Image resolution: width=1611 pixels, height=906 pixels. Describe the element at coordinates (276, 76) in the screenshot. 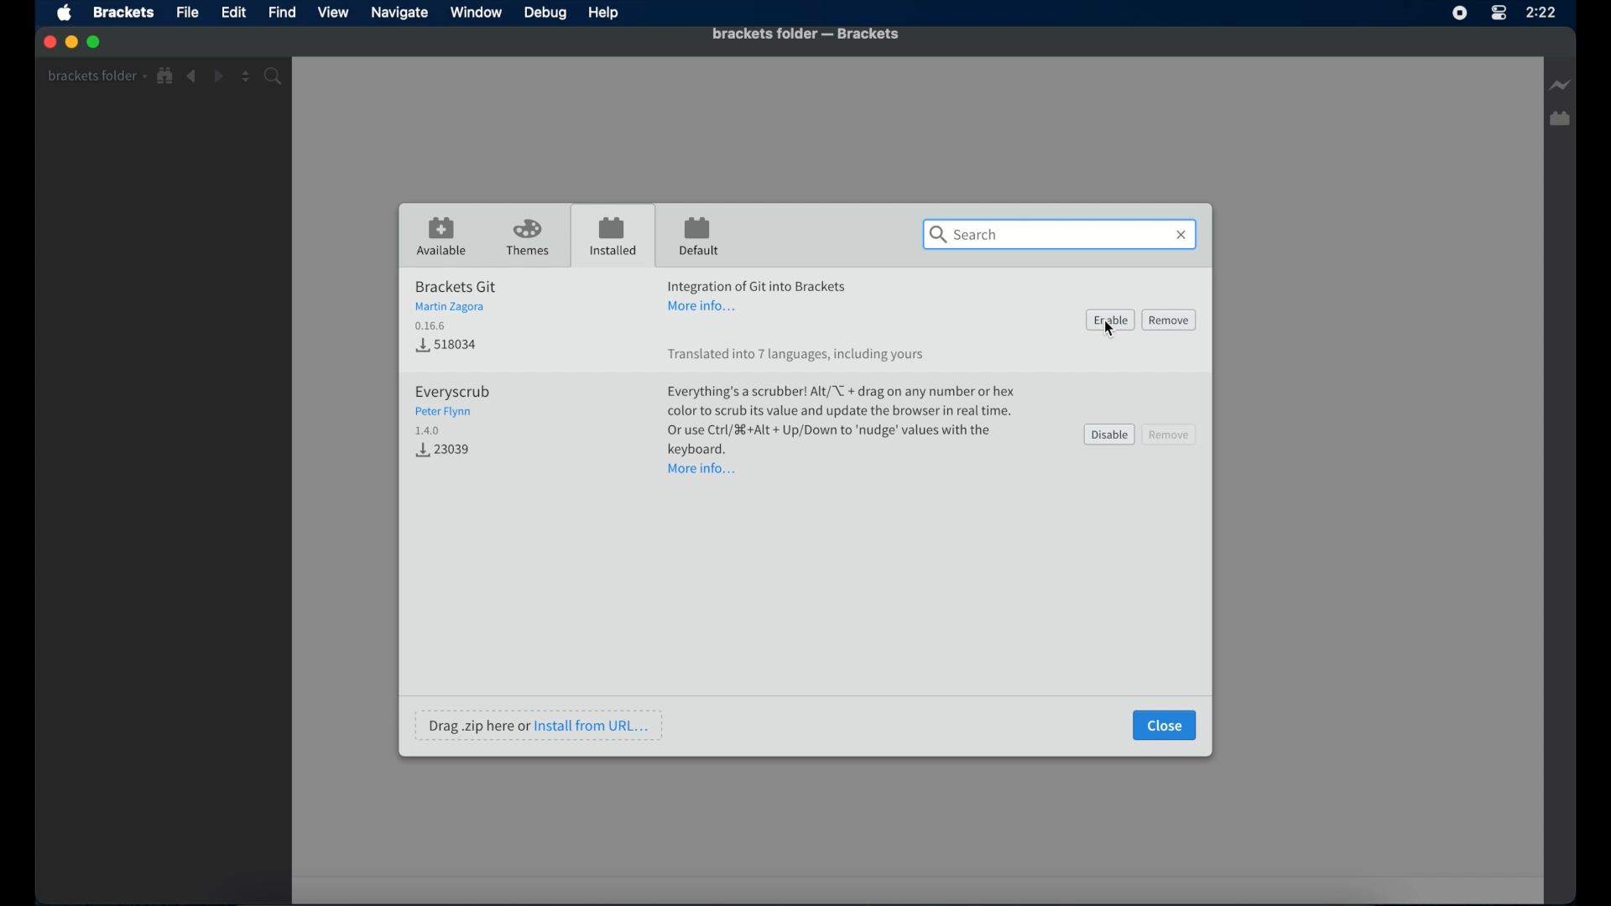

I see `search bar` at that location.